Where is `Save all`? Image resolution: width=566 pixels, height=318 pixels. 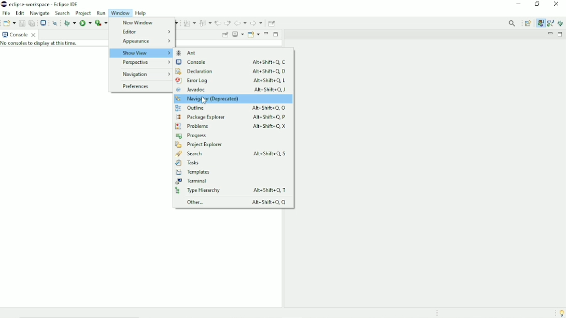
Save all is located at coordinates (31, 23).